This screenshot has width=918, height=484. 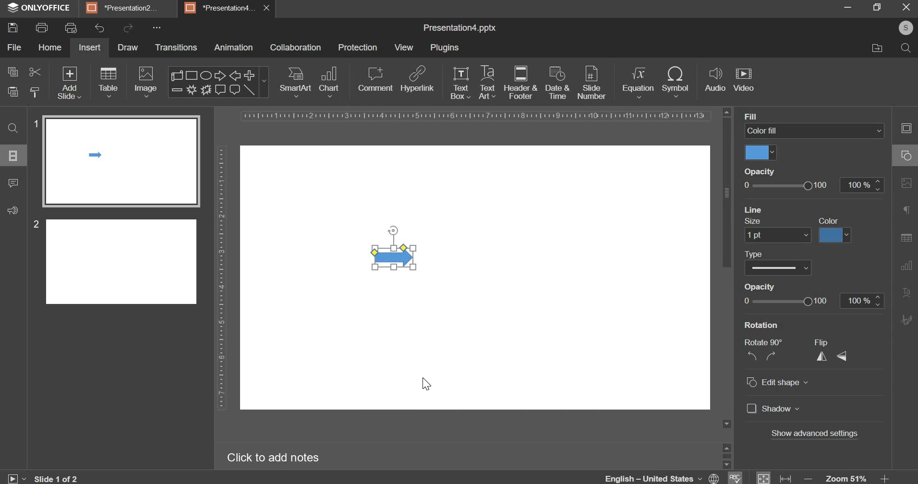 What do you see at coordinates (764, 222) in the screenshot?
I see `reset background` at bounding box center [764, 222].